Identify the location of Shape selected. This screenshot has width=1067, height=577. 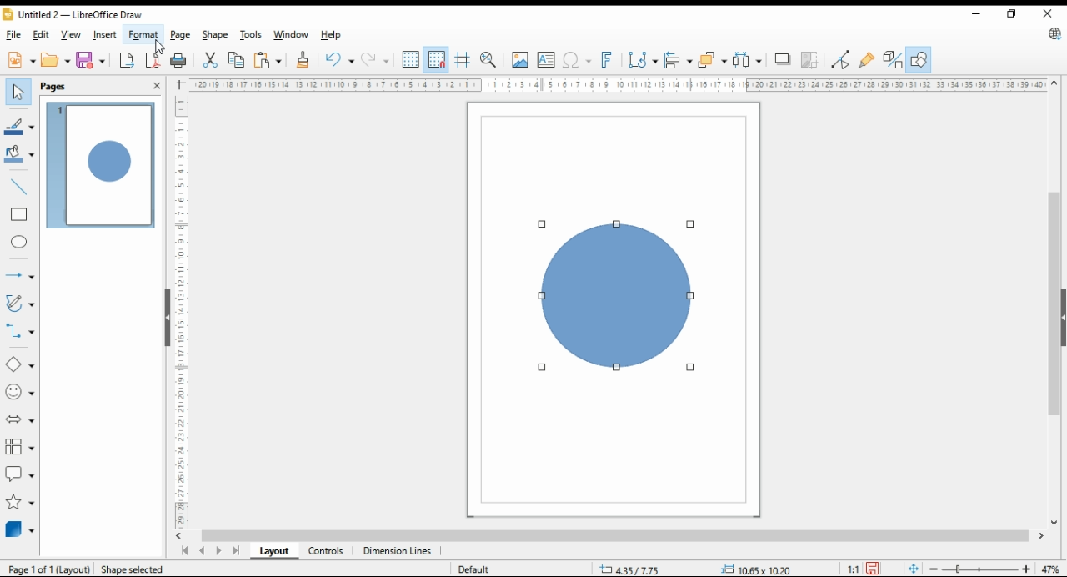
(133, 569).